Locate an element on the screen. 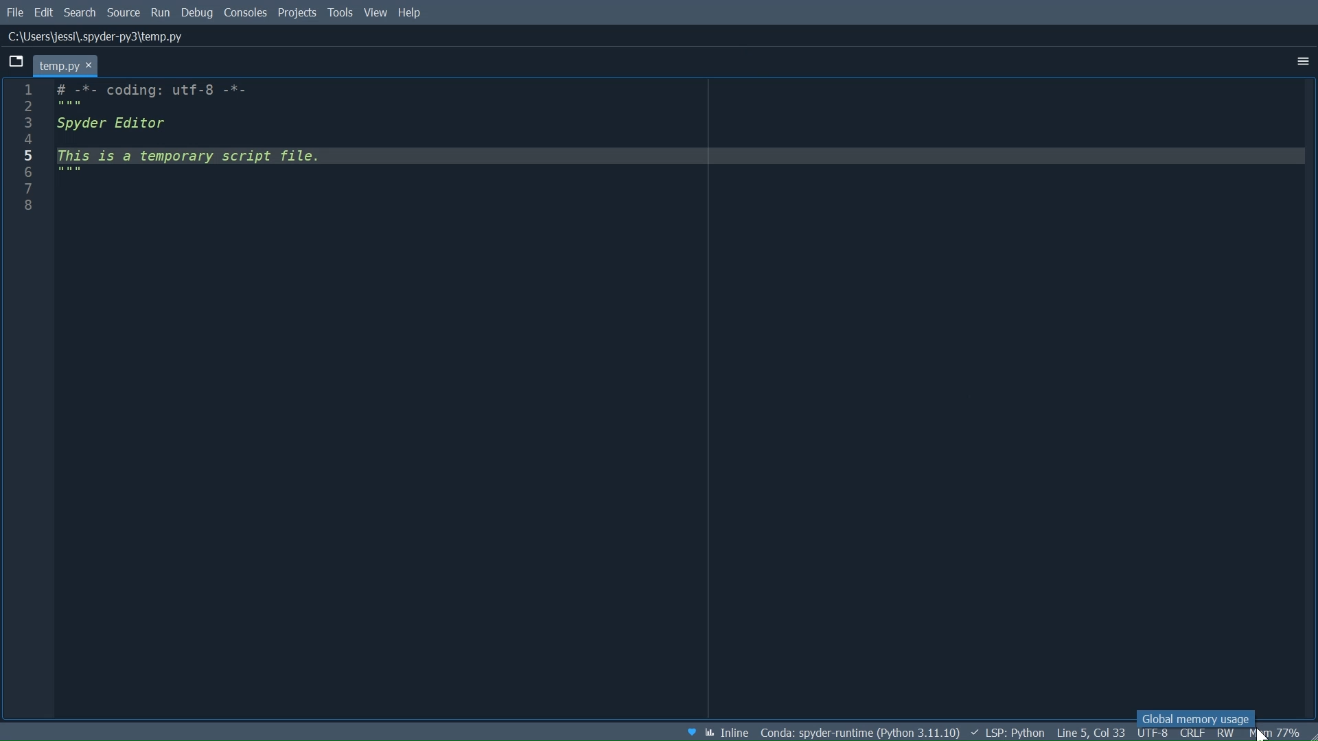  Toggle between inline and interactive Matplotlib plotting is located at coordinates (727, 732).